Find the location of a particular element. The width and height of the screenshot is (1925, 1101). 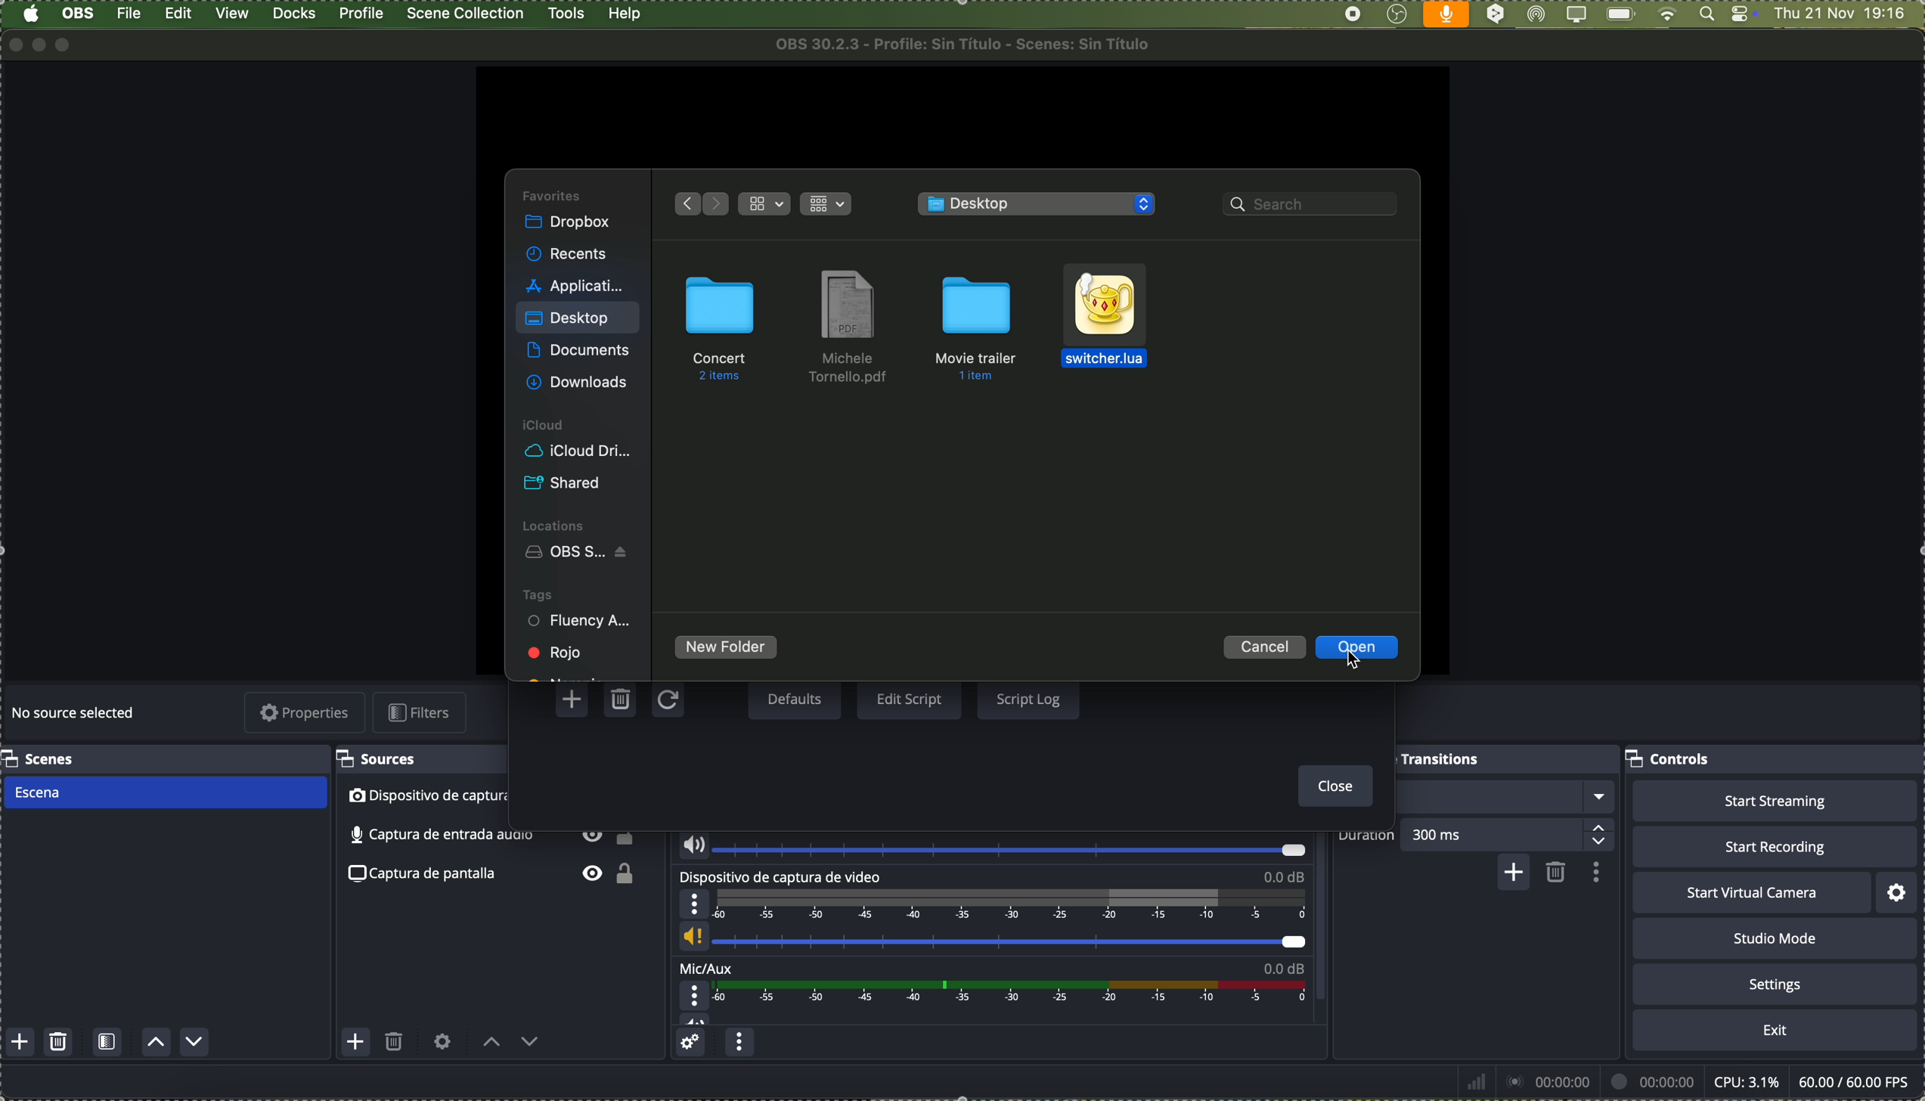

locations is located at coordinates (557, 524).